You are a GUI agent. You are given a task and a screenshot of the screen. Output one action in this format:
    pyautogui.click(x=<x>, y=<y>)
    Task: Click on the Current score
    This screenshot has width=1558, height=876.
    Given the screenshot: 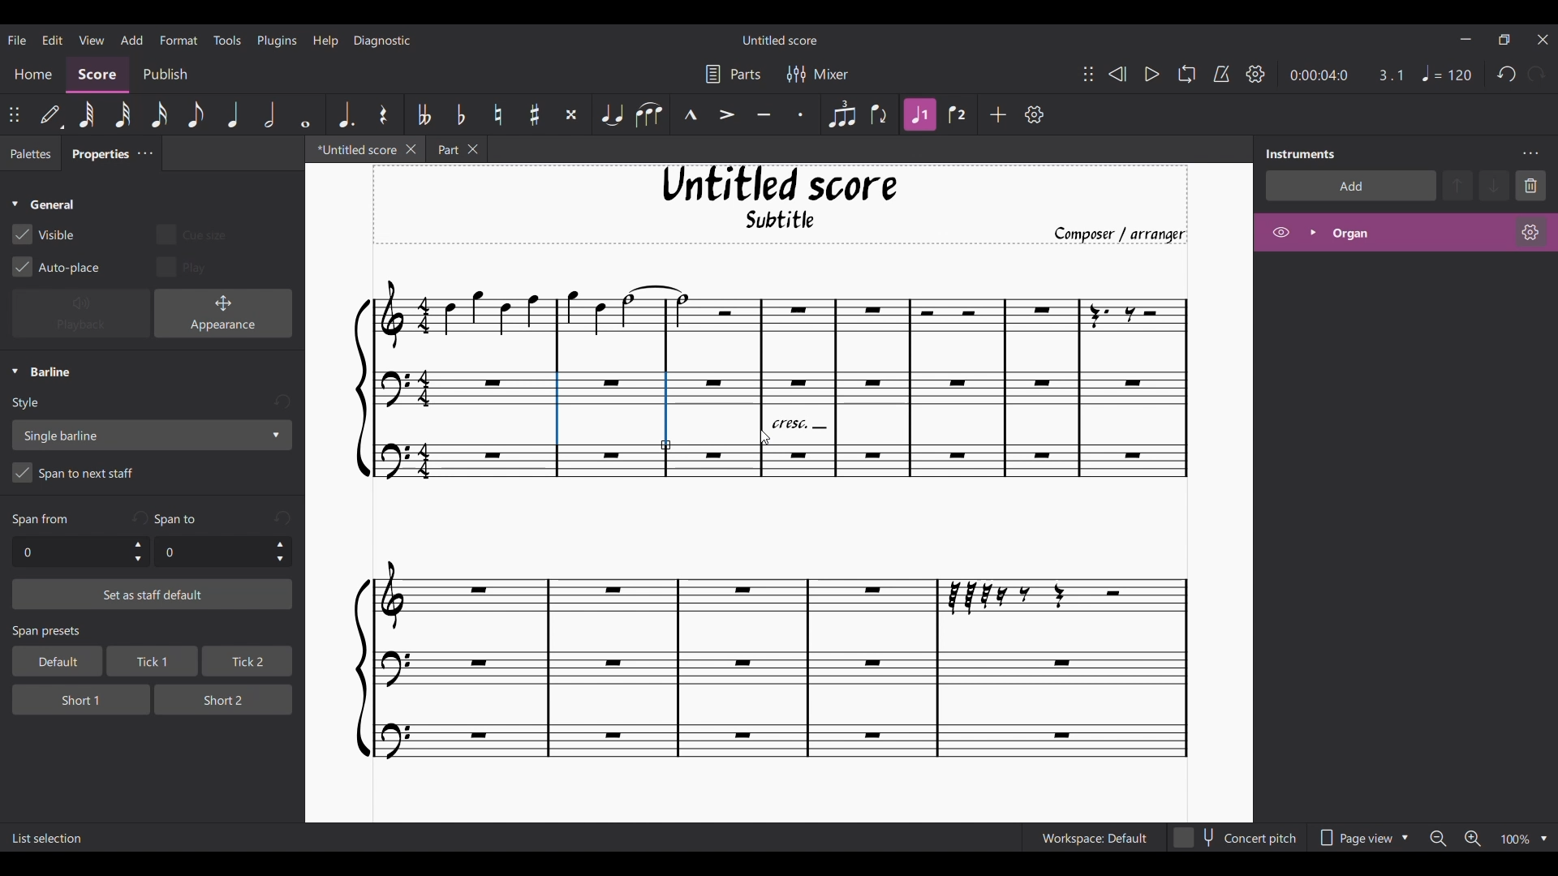 What is the action you would take?
    pyautogui.click(x=762, y=632)
    